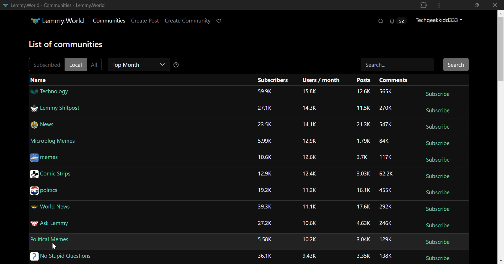 The height and width of the screenshot is (264, 504). I want to click on Amount, so click(386, 239).